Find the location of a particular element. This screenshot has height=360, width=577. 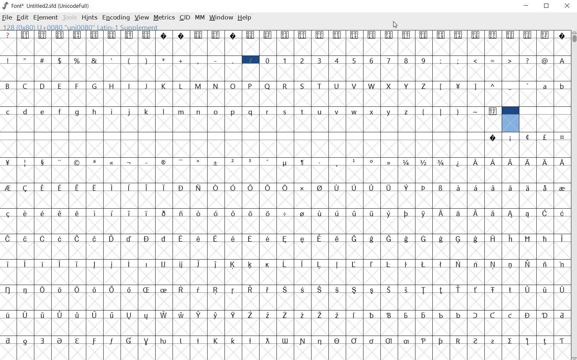

Symbol is located at coordinates (442, 290).